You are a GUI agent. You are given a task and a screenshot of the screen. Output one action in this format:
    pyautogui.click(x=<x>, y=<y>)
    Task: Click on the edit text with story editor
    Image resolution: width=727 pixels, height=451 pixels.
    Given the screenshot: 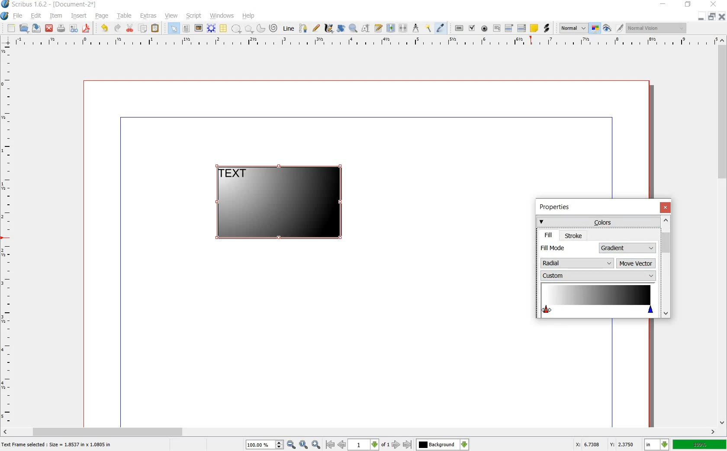 What is the action you would take?
    pyautogui.click(x=378, y=28)
    